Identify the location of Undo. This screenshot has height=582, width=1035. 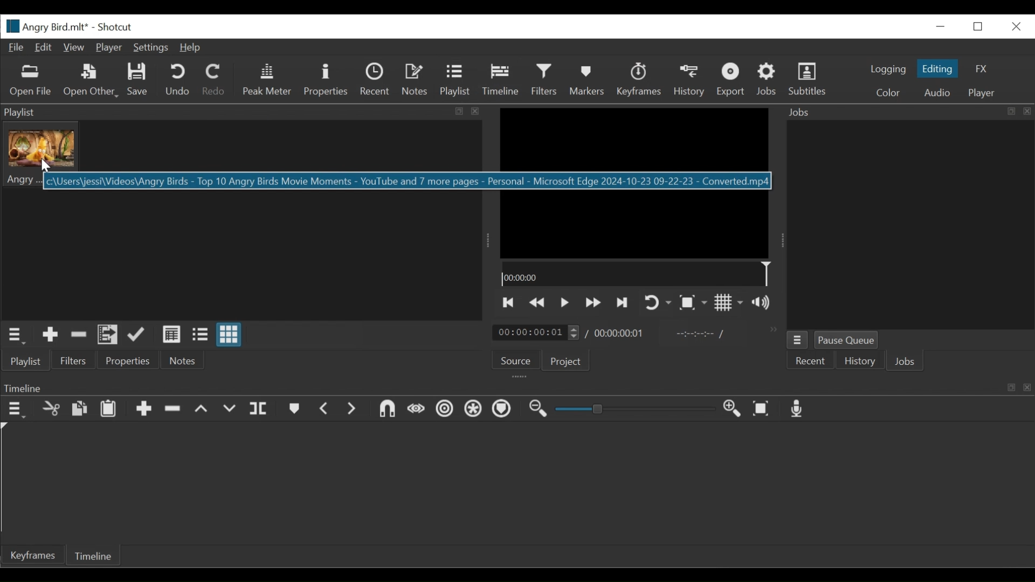
(178, 80).